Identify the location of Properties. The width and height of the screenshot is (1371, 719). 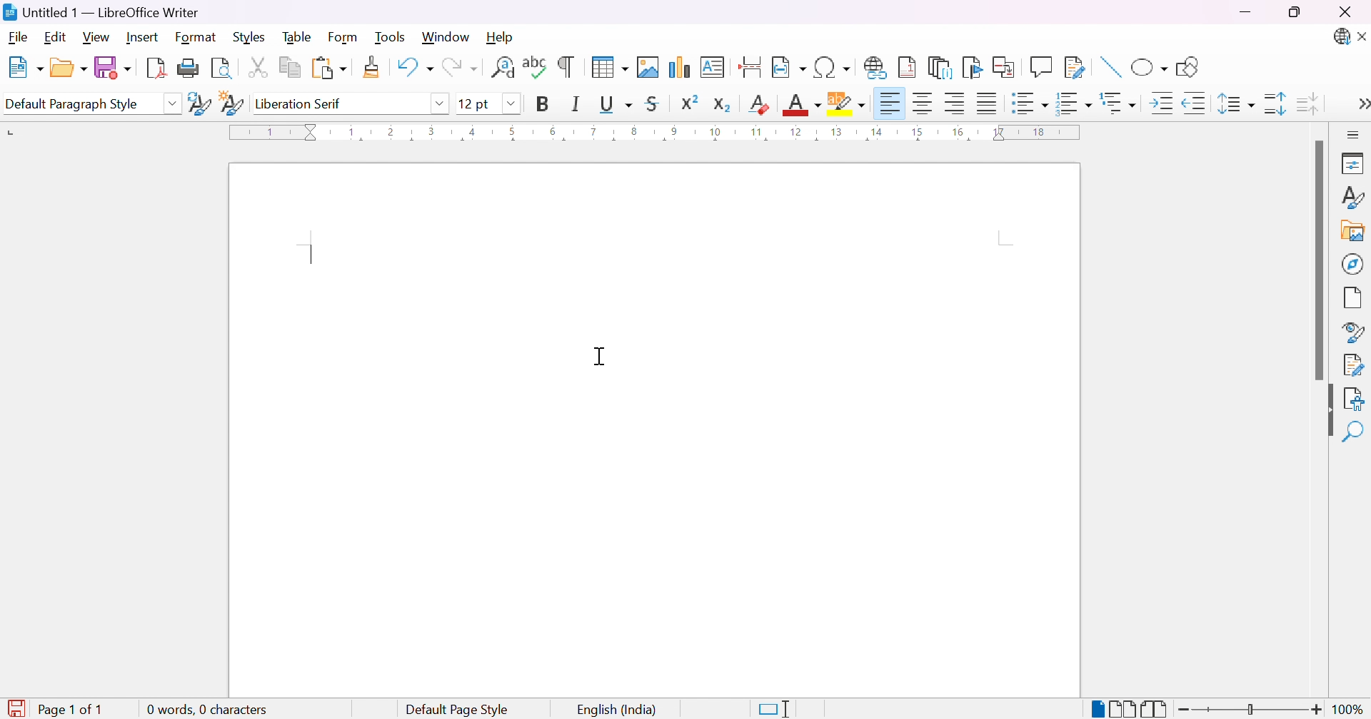
(1355, 163).